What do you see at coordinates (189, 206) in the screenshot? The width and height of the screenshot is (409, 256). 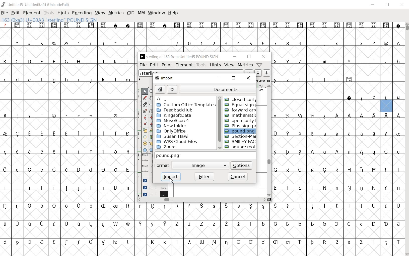 I see `Symbol` at bounding box center [189, 206].